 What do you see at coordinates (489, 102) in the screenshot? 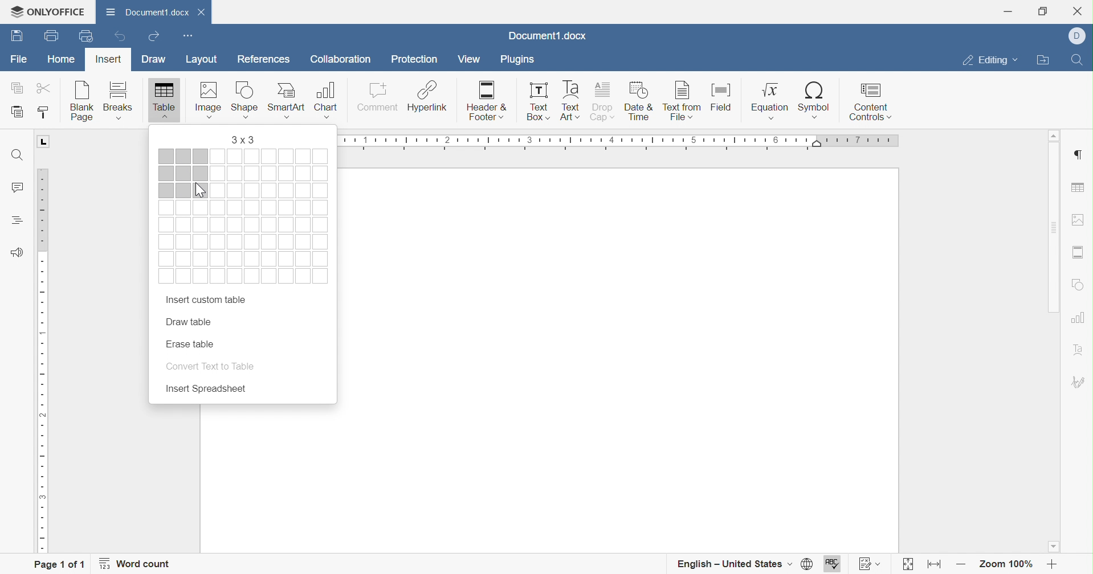
I see `Header & Footer` at bounding box center [489, 102].